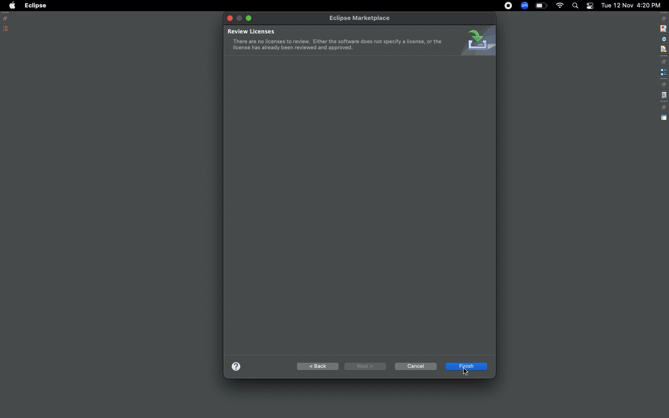 The height and width of the screenshot is (418, 669). Describe the element at coordinates (466, 372) in the screenshot. I see `cursor` at that location.